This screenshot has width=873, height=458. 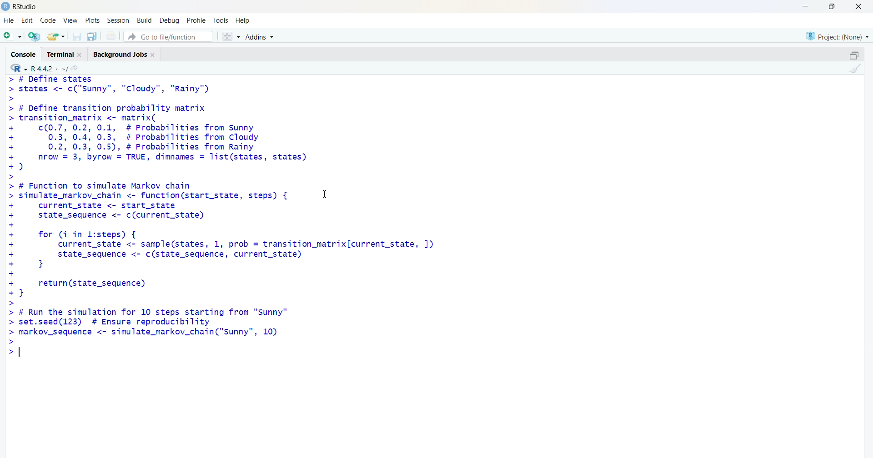 What do you see at coordinates (244, 20) in the screenshot?
I see `help` at bounding box center [244, 20].